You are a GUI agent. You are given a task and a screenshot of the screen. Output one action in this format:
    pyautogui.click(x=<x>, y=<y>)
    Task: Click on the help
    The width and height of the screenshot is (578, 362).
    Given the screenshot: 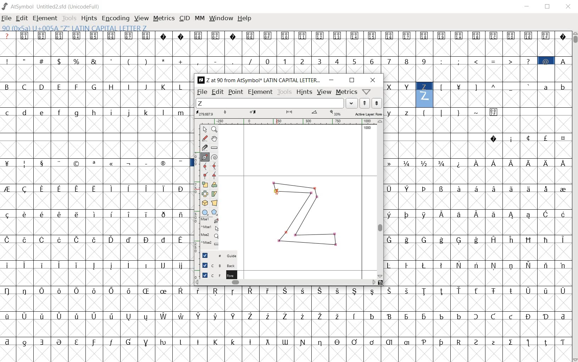 What is the action you would take?
    pyautogui.click(x=245, y=18)
    